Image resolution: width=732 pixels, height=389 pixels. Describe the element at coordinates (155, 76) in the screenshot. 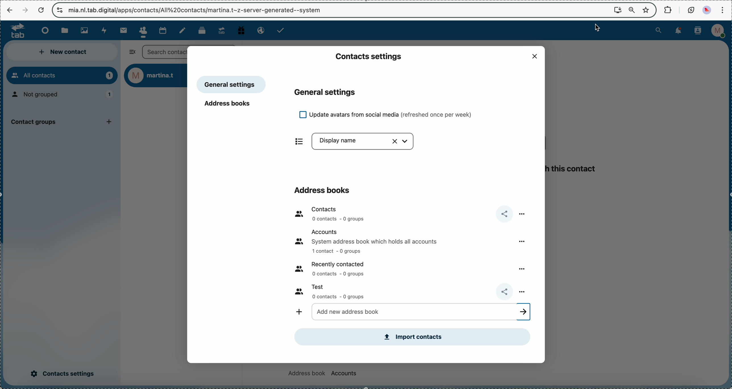

I see `user` at that location.